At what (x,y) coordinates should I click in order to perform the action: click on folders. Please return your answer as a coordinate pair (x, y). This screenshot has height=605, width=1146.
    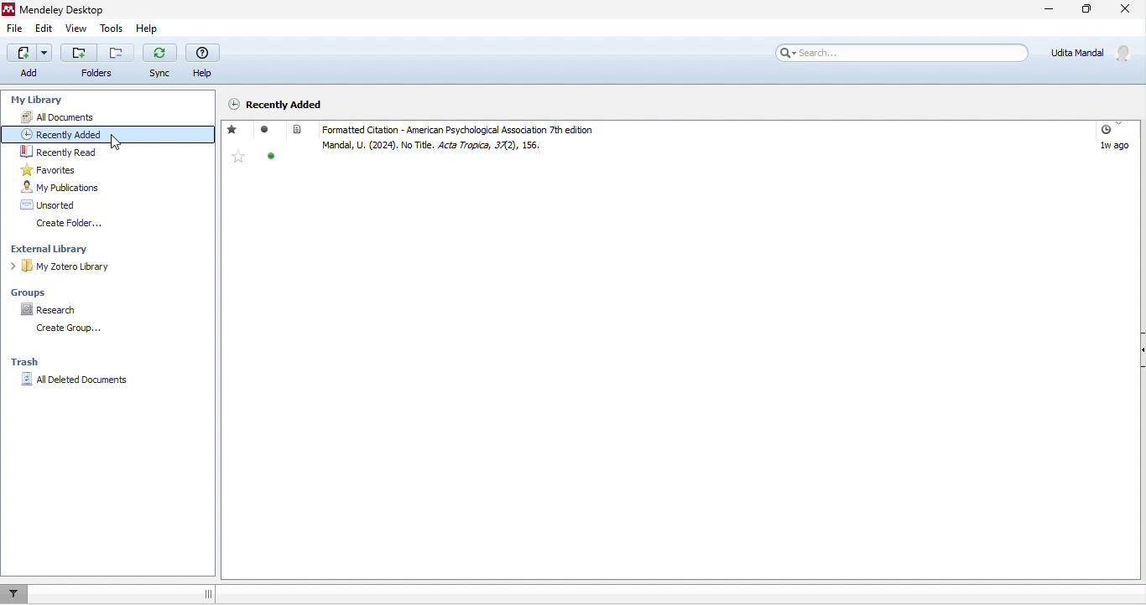
    Looking at the image, I should click on (98, 63).